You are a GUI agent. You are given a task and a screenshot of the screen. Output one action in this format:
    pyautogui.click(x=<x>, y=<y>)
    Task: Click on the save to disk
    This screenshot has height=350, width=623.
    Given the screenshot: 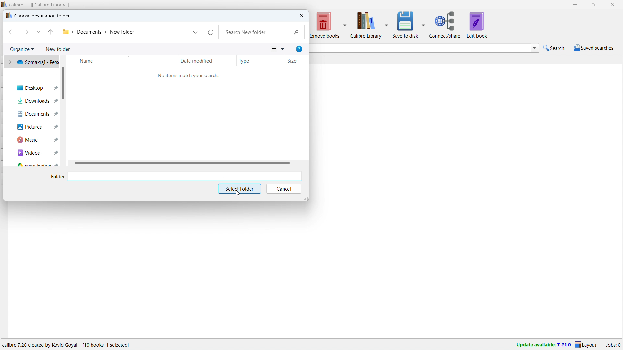 What is the action you would take?
    pyautogui.click(x=405, y=25)
    